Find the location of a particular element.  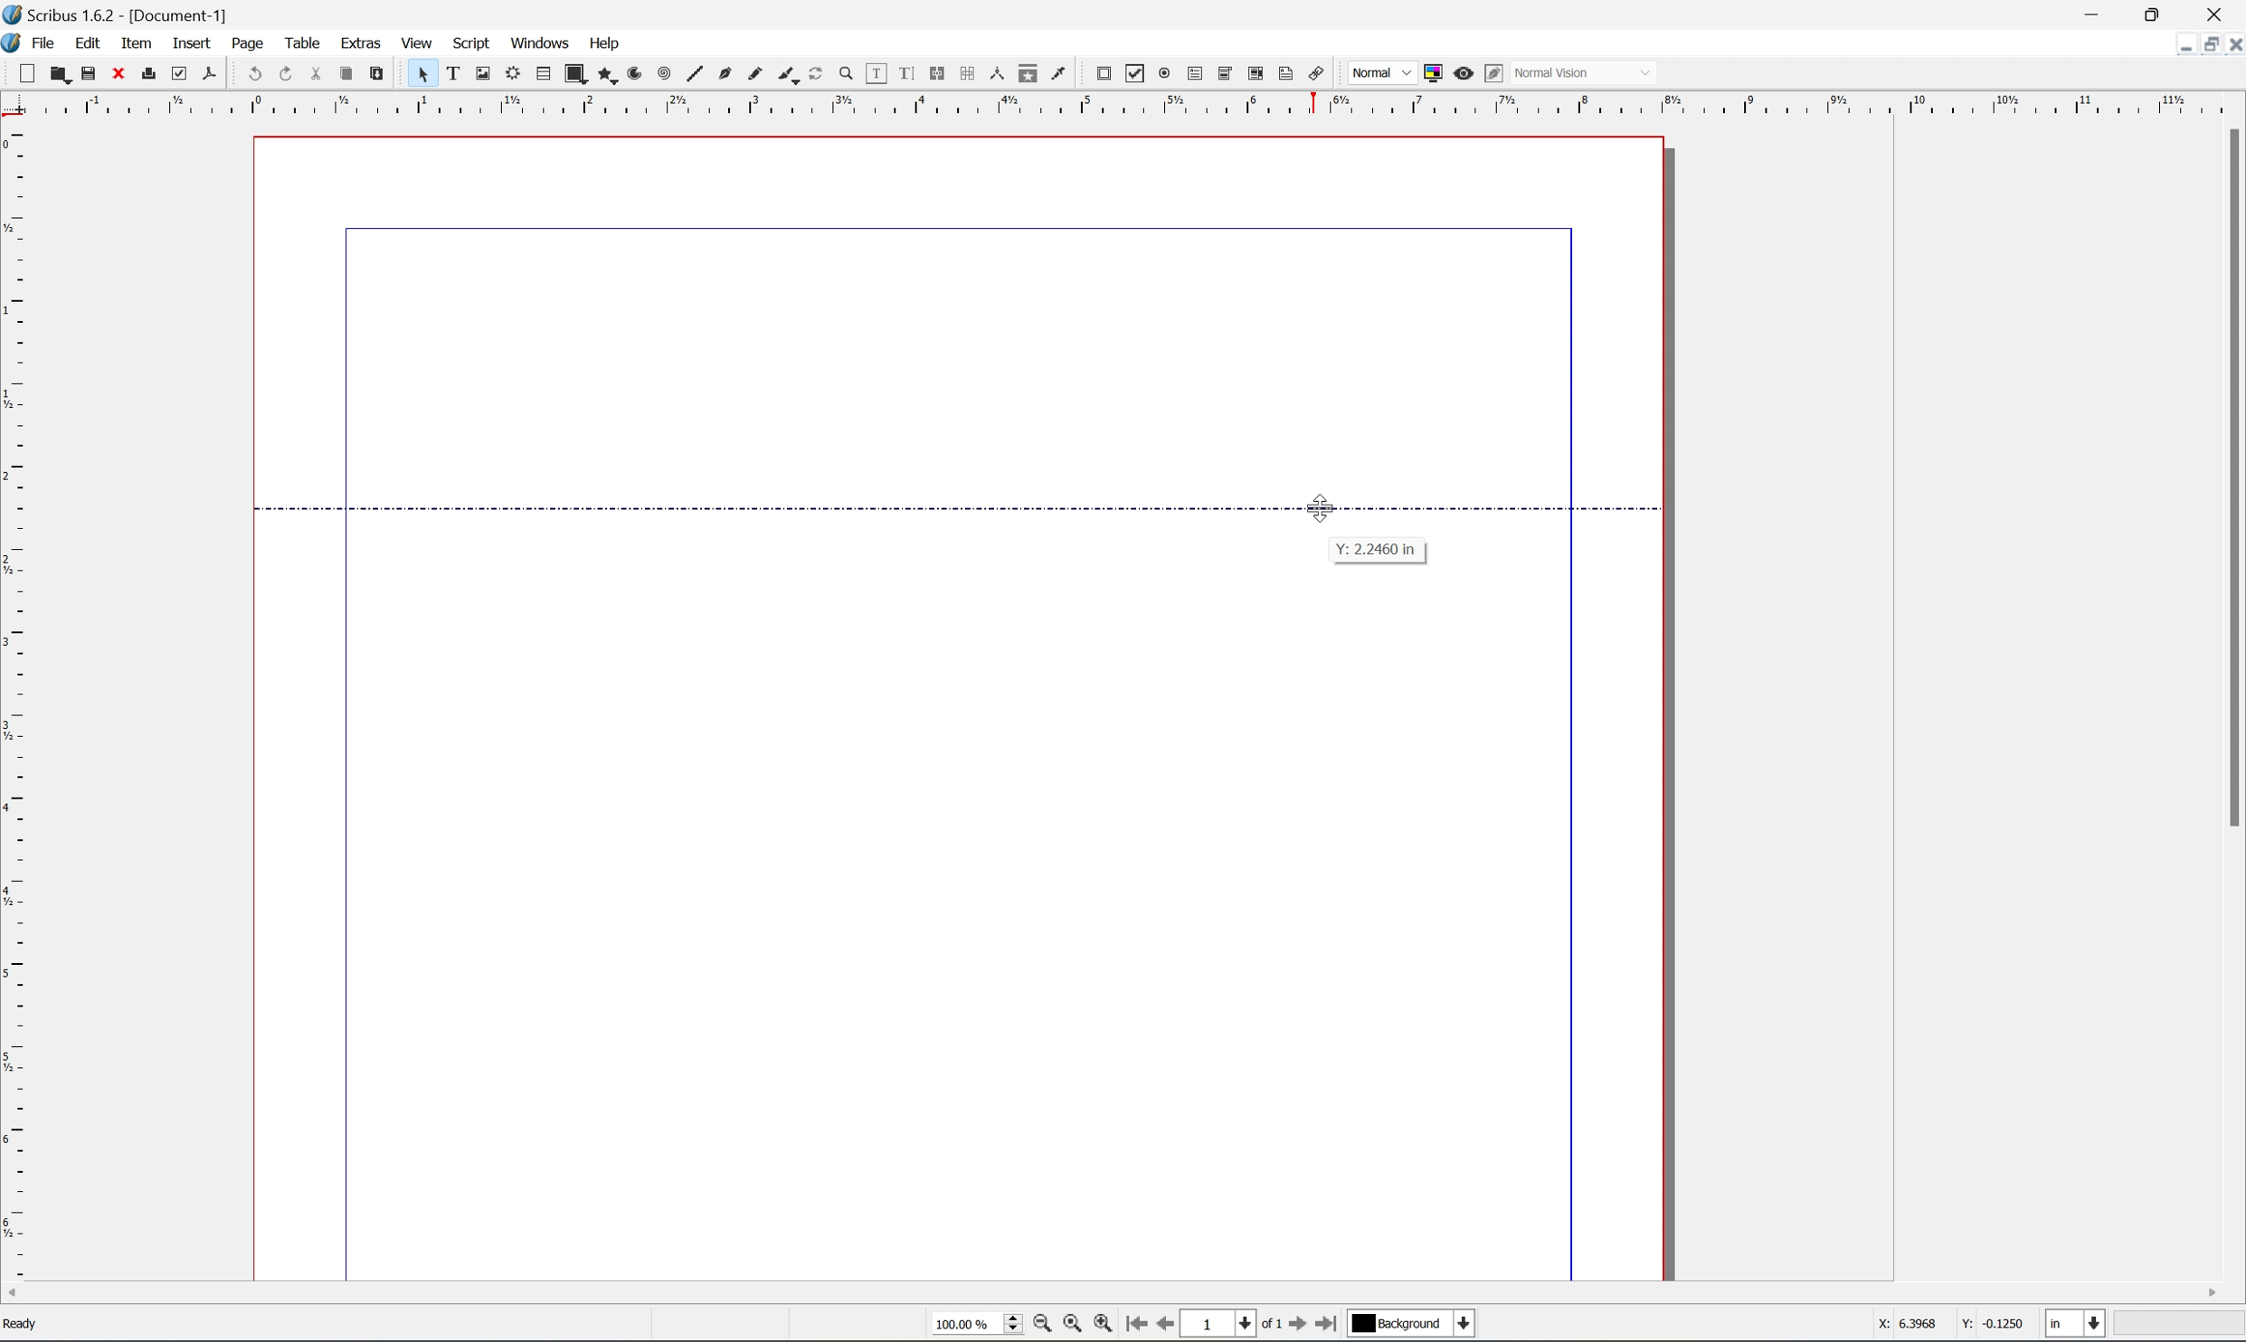

go to first page is located at coordinates (1139, 1327).